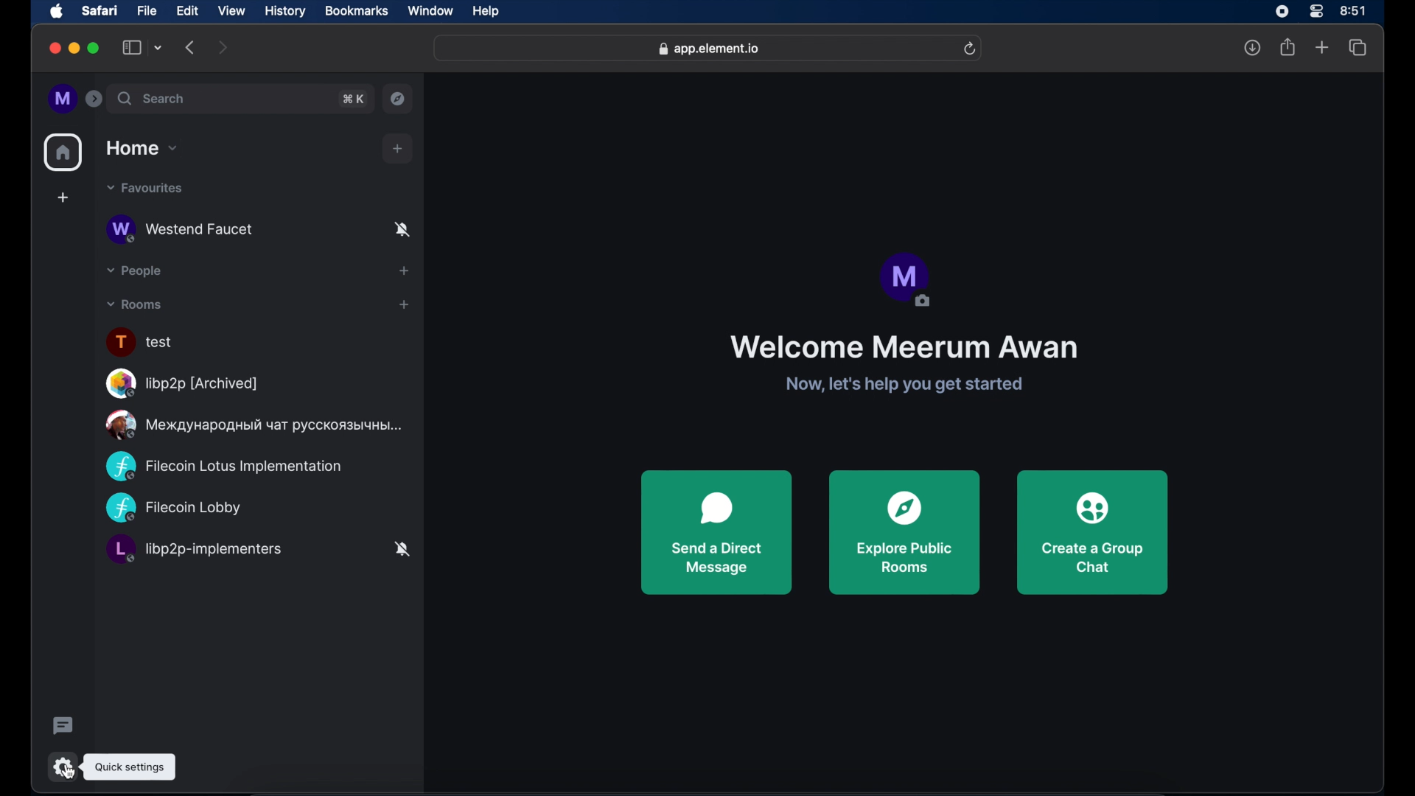 The width and height of the screenshot is (1415, 796). What do you see at coordinates (285, 12) in the screenshot?
I see `history` at bounding box center [285, 12].